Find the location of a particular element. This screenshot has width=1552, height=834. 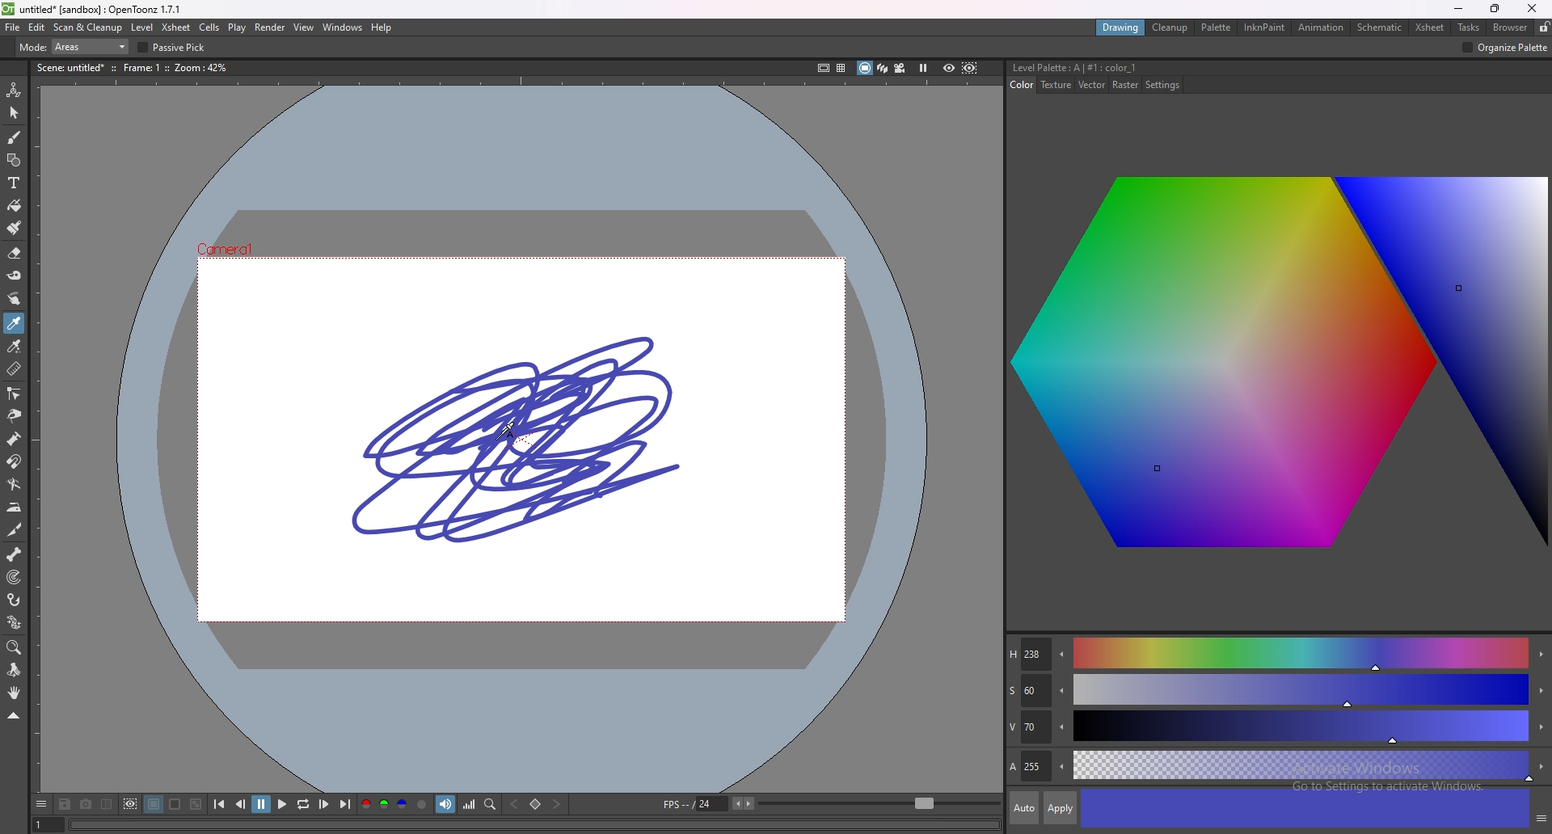

black background is located at coordinates (154, 804).